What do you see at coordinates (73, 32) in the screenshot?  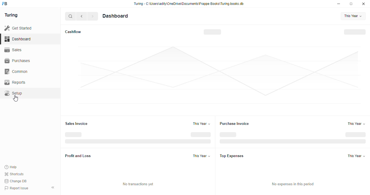 I see `Cashflow` at bounding box center [73, 32].